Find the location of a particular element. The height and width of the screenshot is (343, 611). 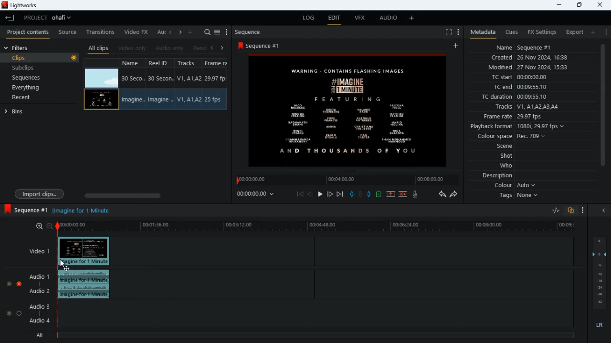

scroll is located at coordinates (602, 111).